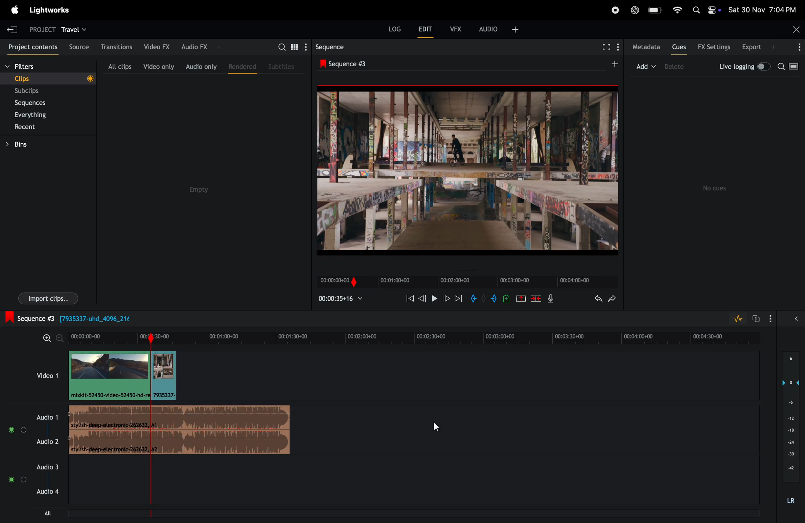  I want to click on subtitles, so click(283, 67).